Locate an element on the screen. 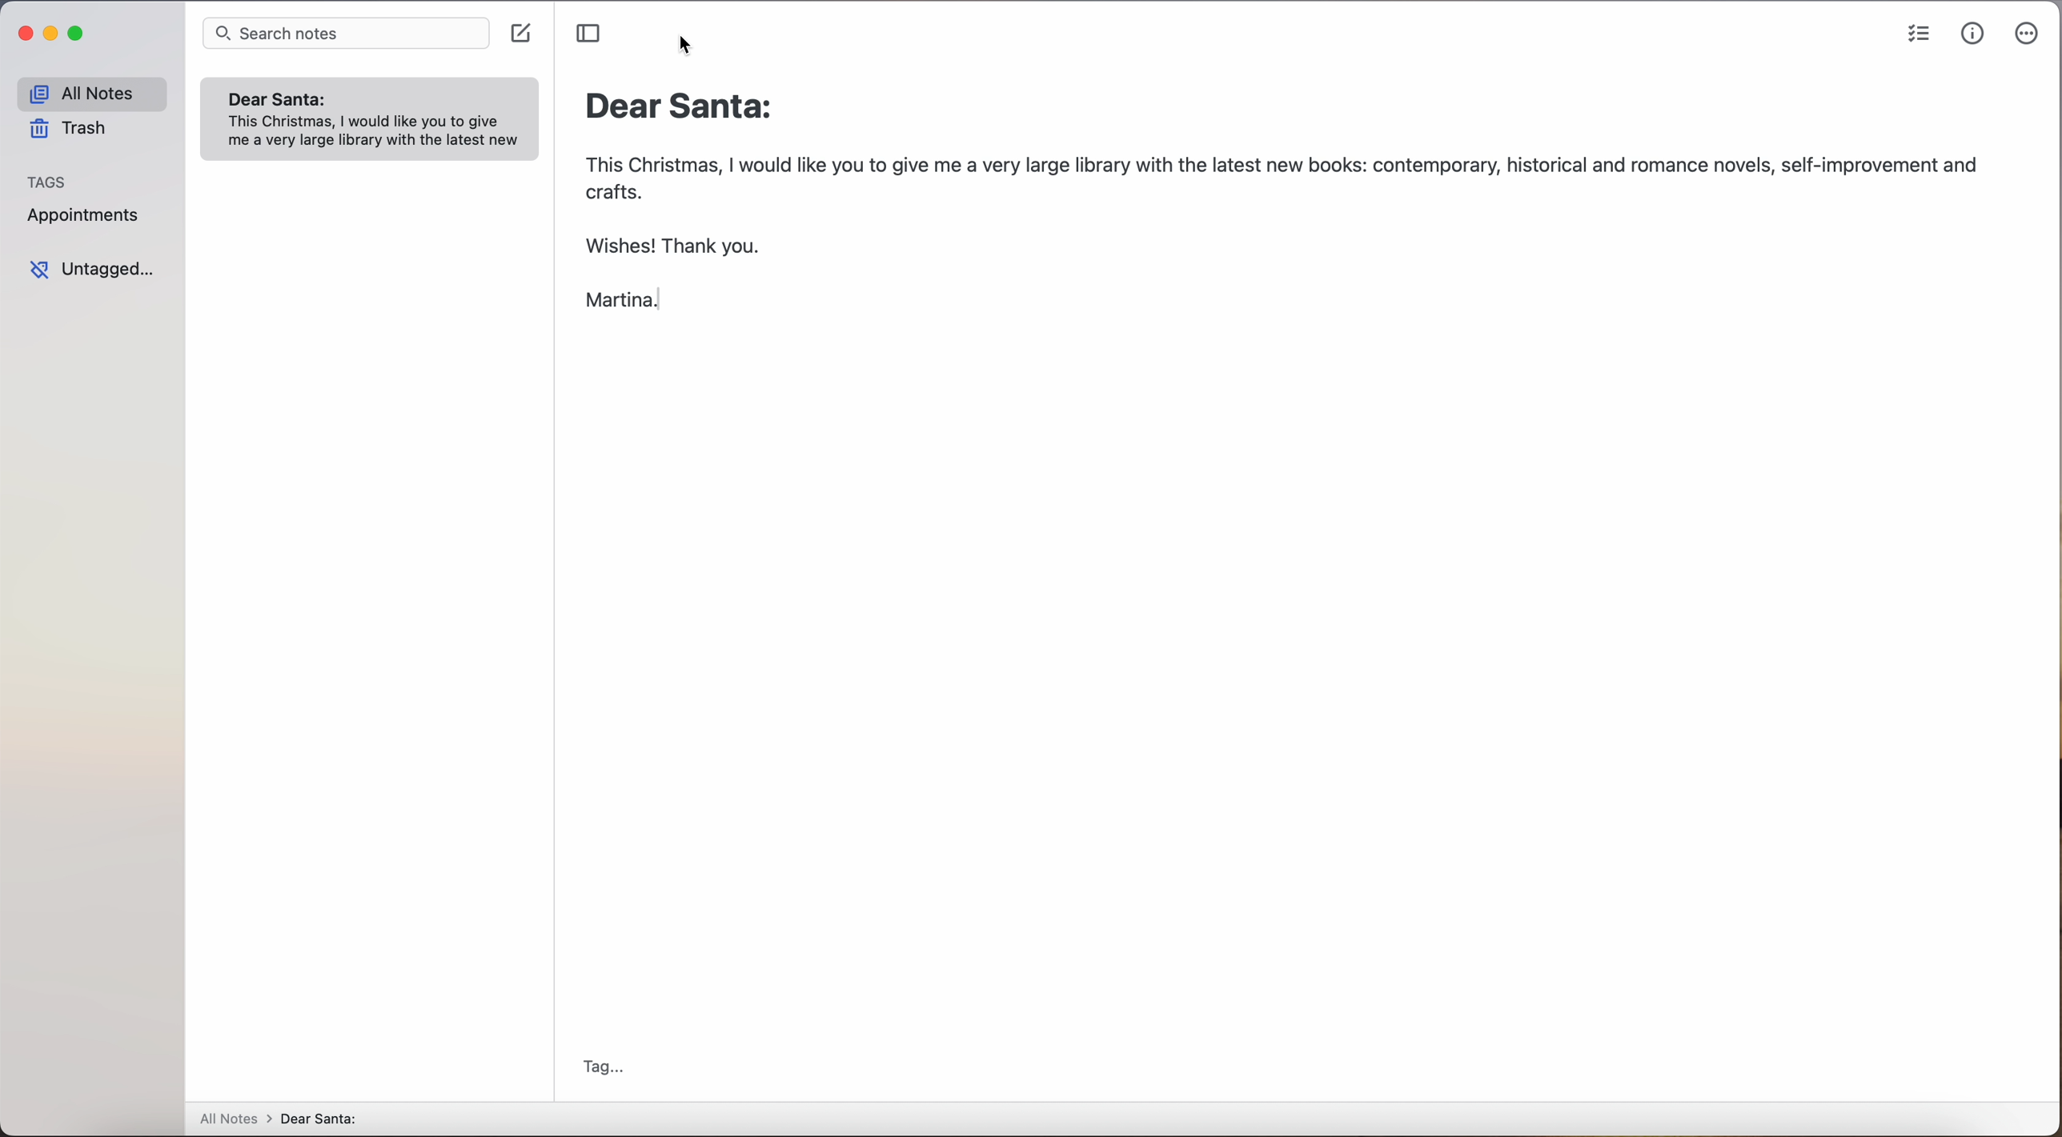 The height and width of the screenshot is (1137, 2062). minimize app is located at coordinates (53, 36).